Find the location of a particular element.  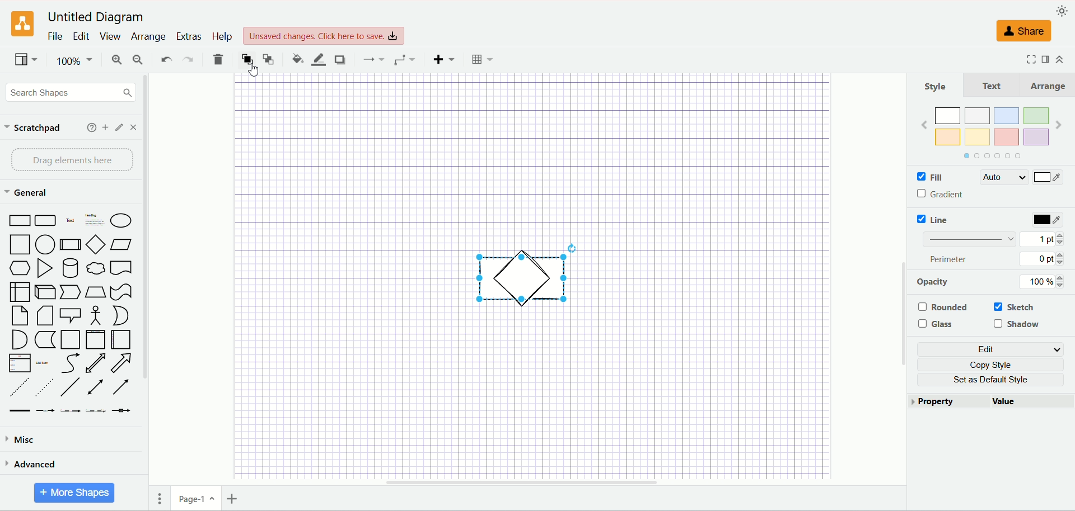

help is located at coordinates (86, 127).